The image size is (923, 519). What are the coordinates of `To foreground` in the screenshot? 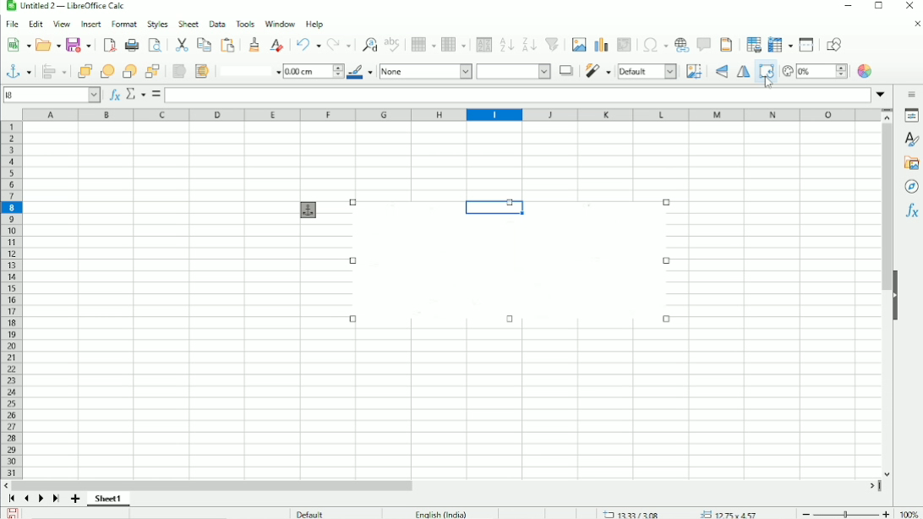 It's located at (179, 71).